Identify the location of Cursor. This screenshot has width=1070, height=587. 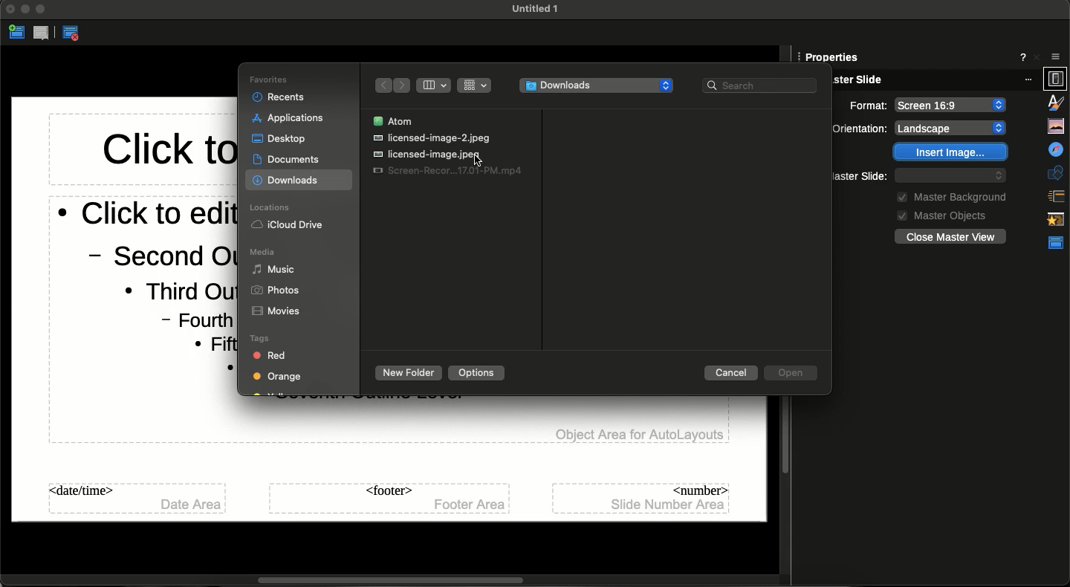
(479, 160).